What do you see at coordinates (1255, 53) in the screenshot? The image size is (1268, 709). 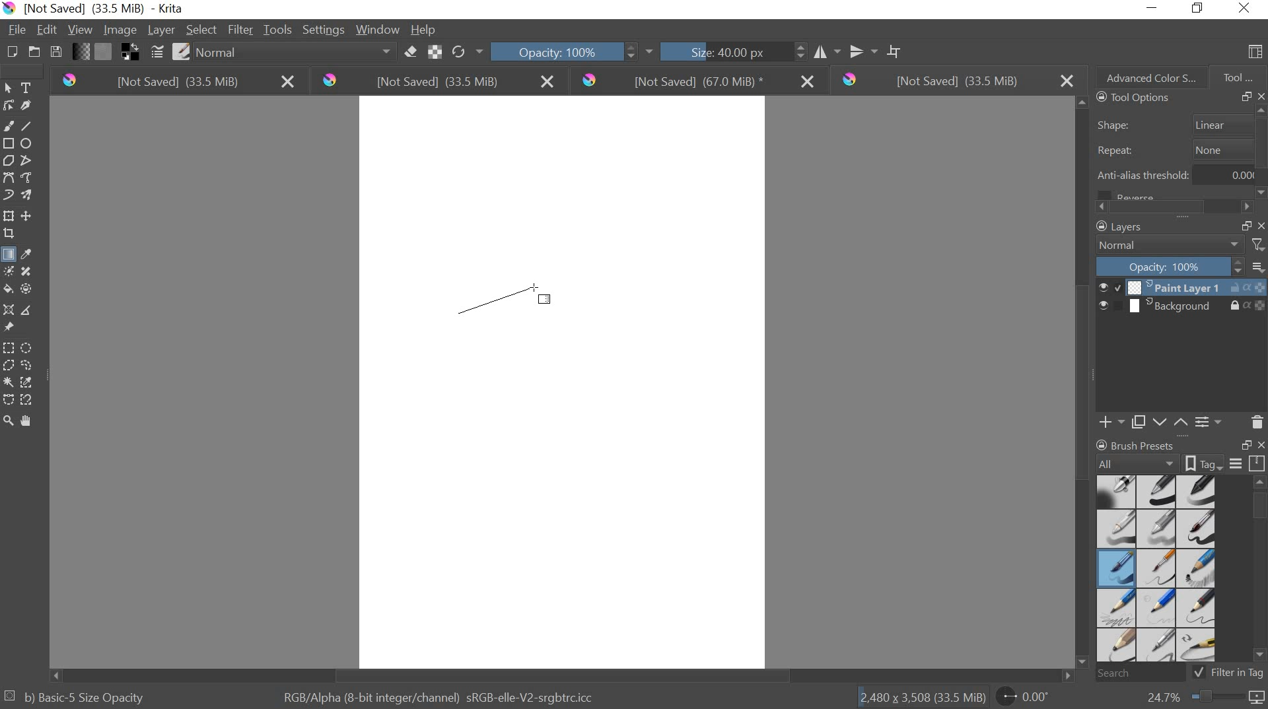 I see `CHOOSE WORKSPACE` at bounding box center [1255, 53].